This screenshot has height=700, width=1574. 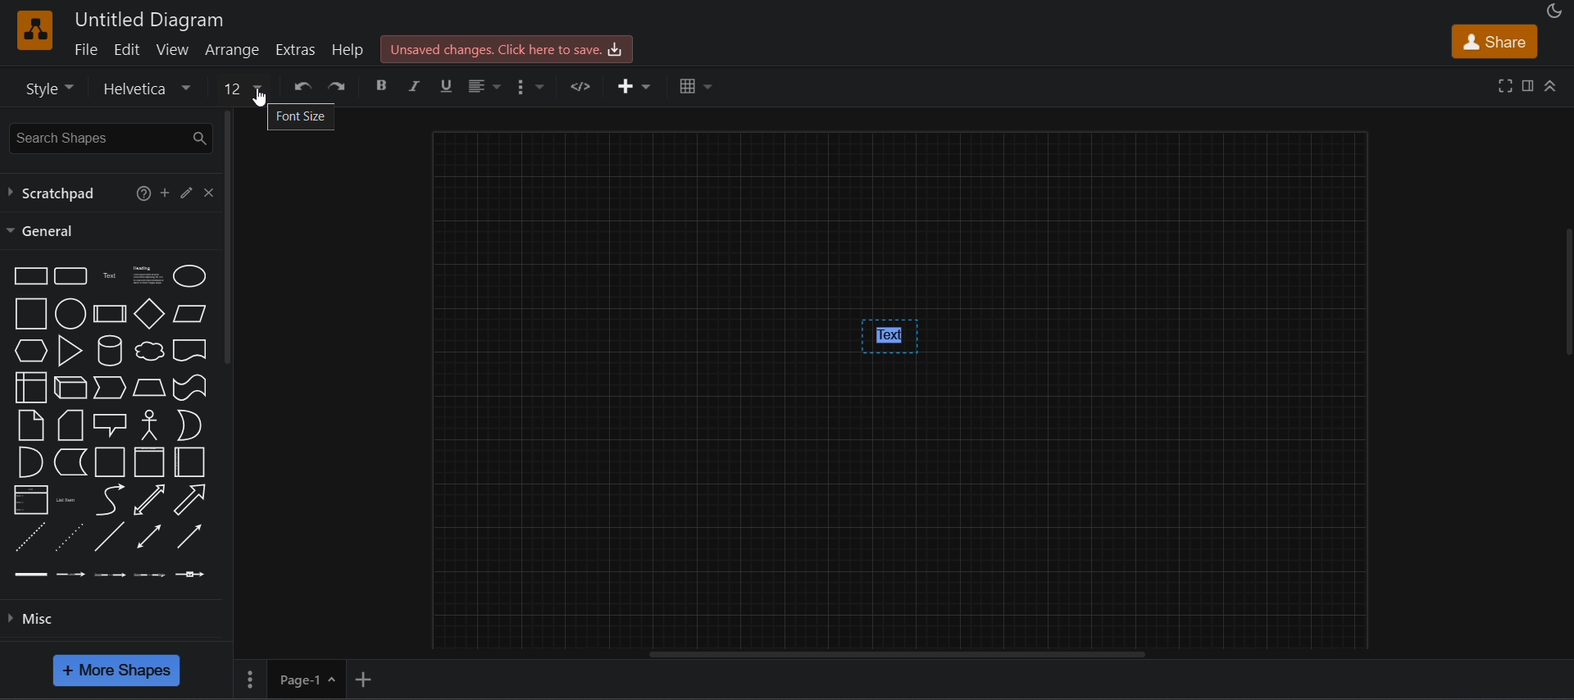 What do you see at coordinates (149, 536) in the screenshot?
I see `Bidirectional connector` at bounding box center [149, 536].